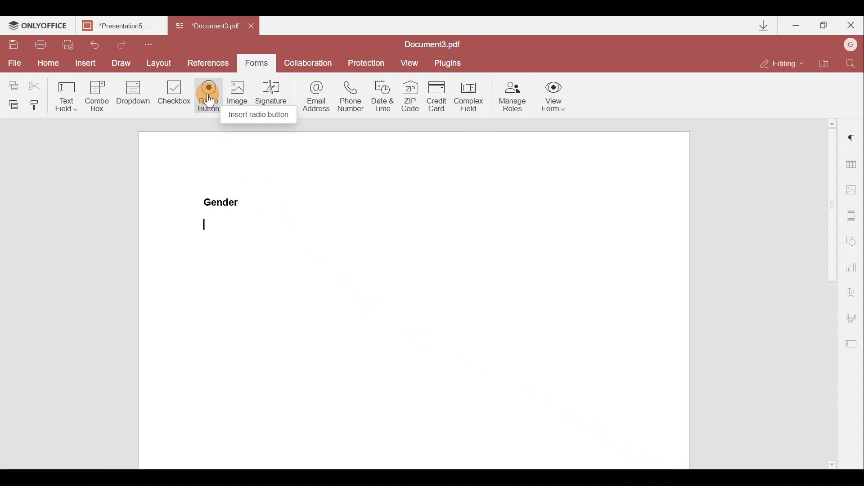 The width and height of the screenshot is (864, 486). Describe the element at coordinates (554, 96) in the screenshot. I see `View form` at that location.